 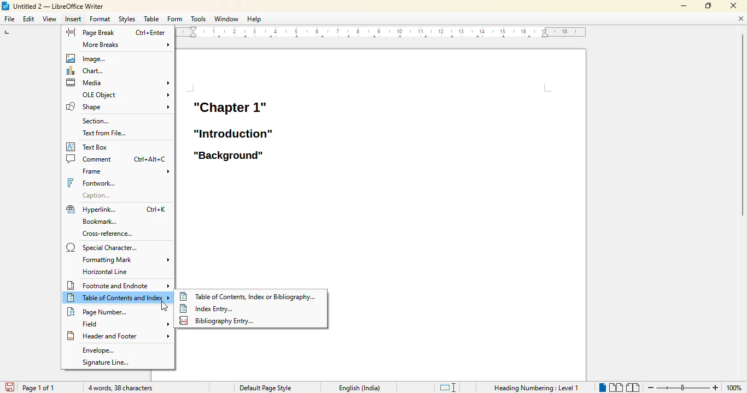 What do you see at coordinates (151, 19) in the screenshot?
I see `table` at bounding box center [151, 19].